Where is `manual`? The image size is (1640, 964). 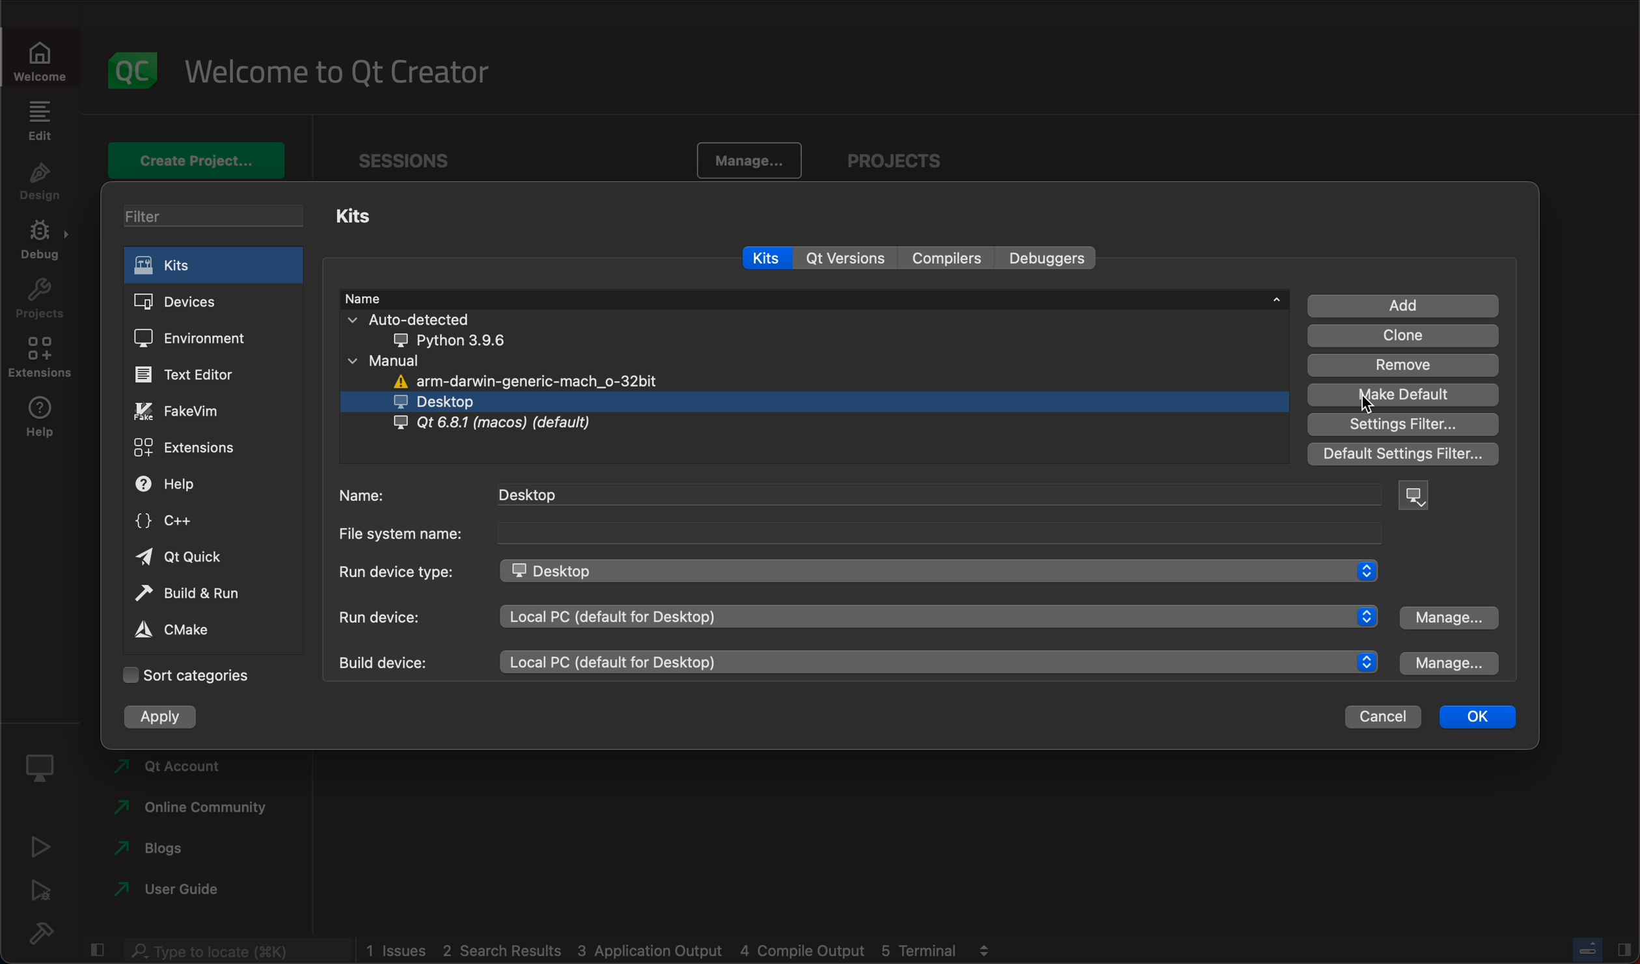 manual is located at coordinates (409, 360).